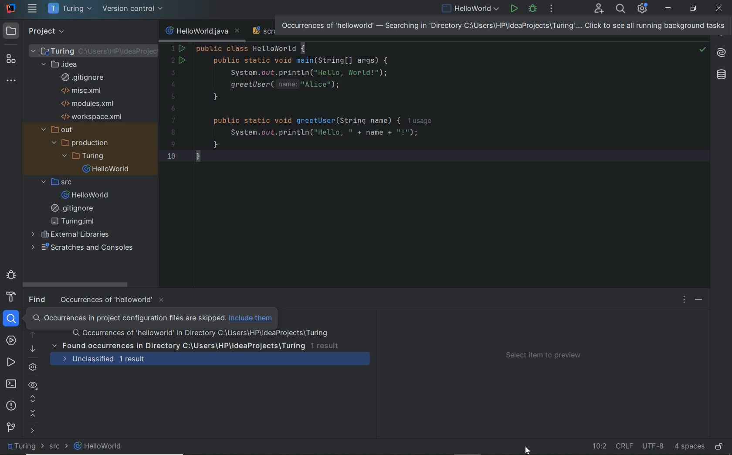  Describe the element at coordinates (645, 9) in the screenshot. I see `IDE & Project settings` at that location.